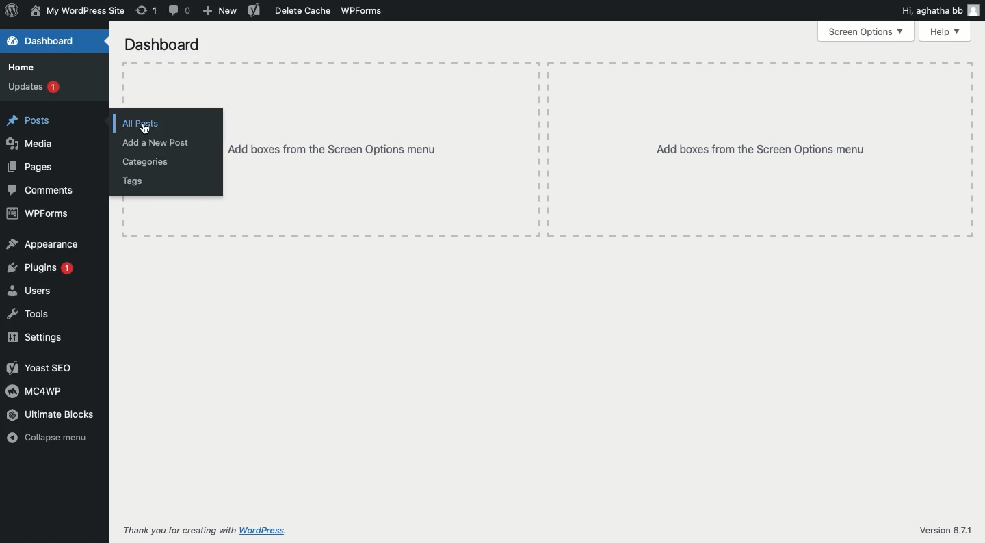 This screenshot has height=543, width=985. What do you see at coordinates (29, 118) in the screenshot?
I see `Posts` at bounding box center [29, 118].